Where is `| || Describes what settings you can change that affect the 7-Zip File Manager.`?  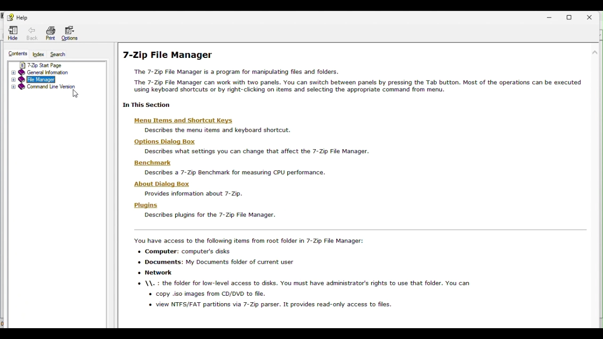
| || Describes what settings you can change that affect the 7-Zip File Manager. is located at coordinates (258, 151).